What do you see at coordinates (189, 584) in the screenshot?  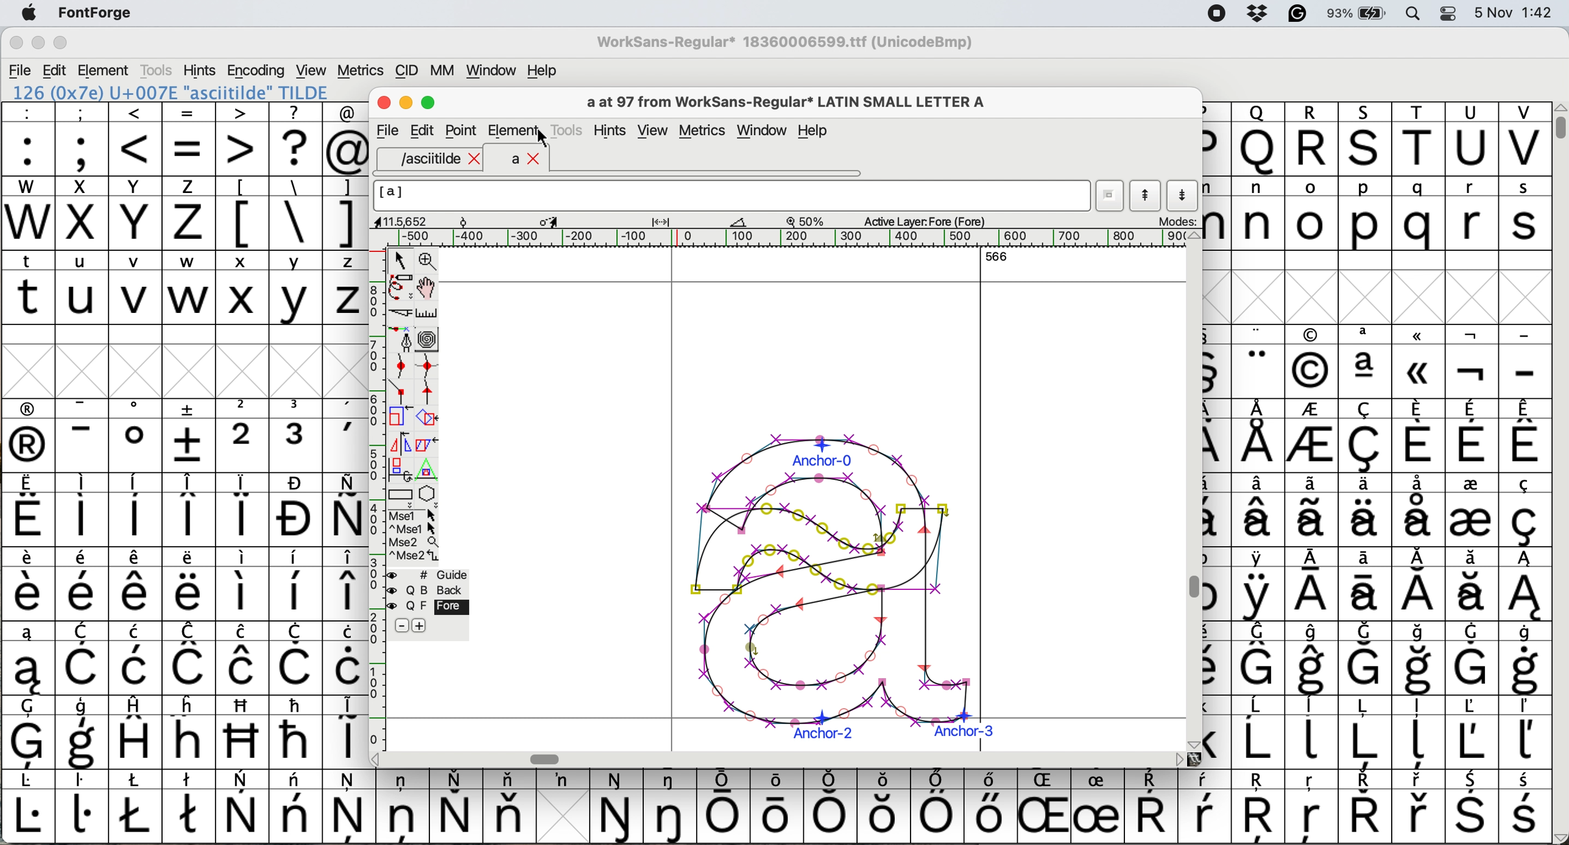 I see `symbol` at bounding box center [189, 584].